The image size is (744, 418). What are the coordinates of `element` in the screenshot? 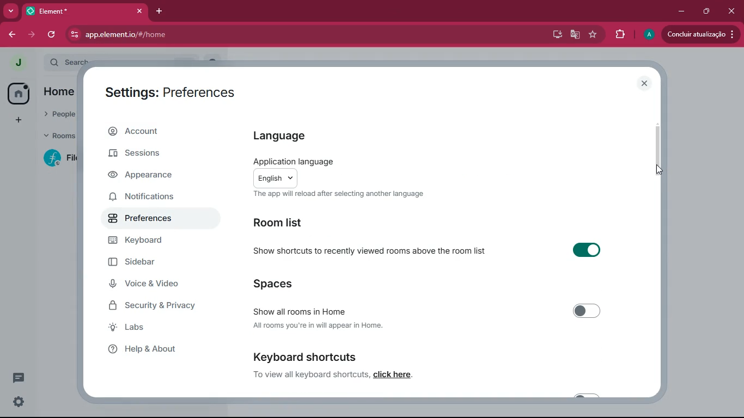 It's located at (87, 11).